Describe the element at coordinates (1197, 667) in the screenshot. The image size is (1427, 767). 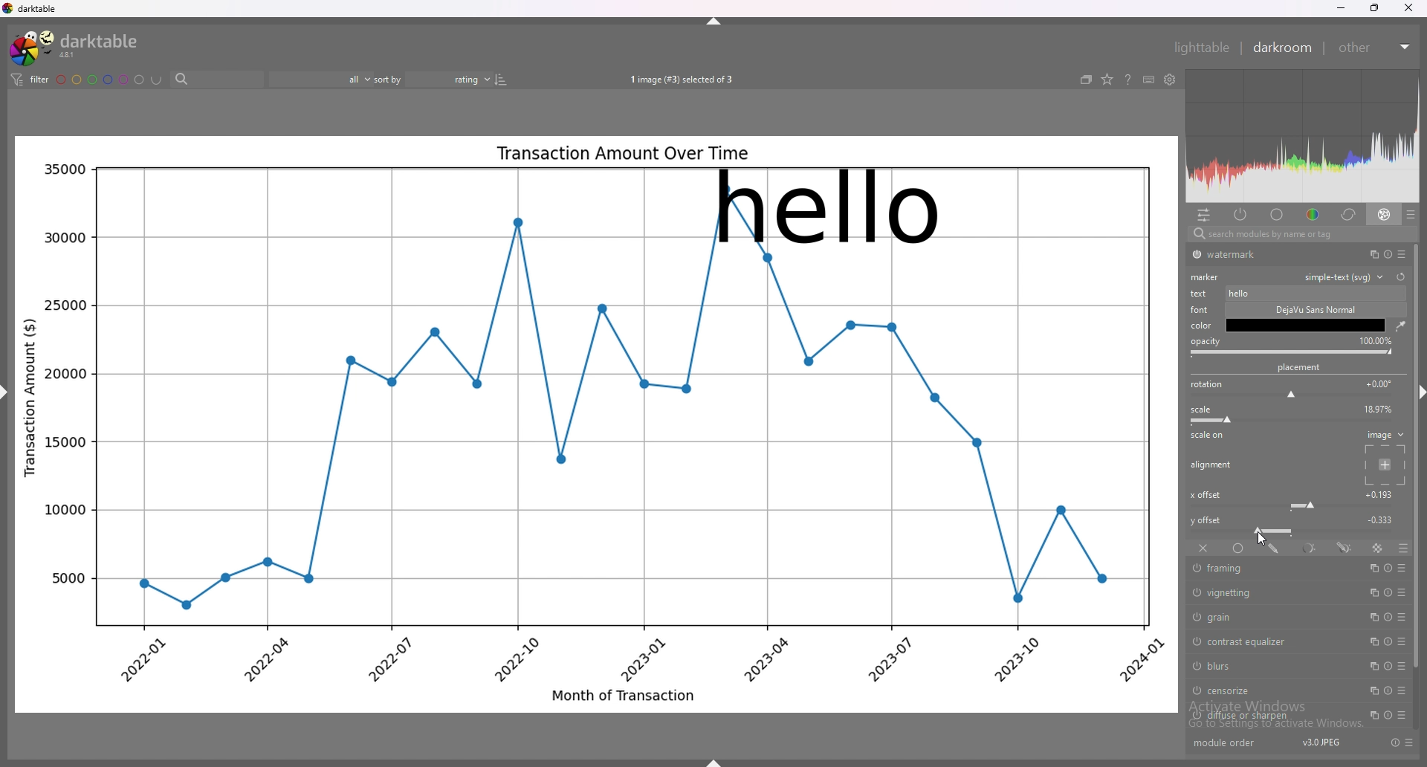
I see `switch off` at that location.